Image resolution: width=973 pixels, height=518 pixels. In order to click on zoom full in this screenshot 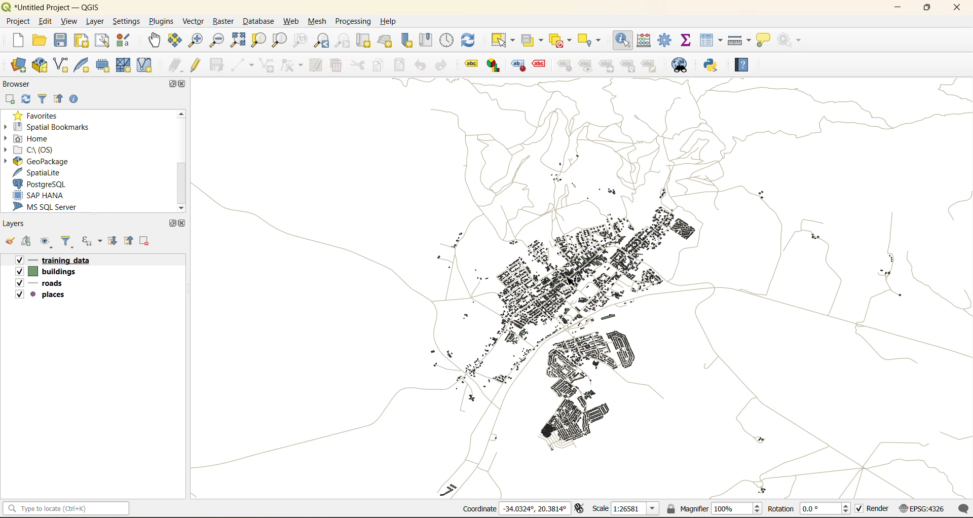, I will do `click(237, 41)`.